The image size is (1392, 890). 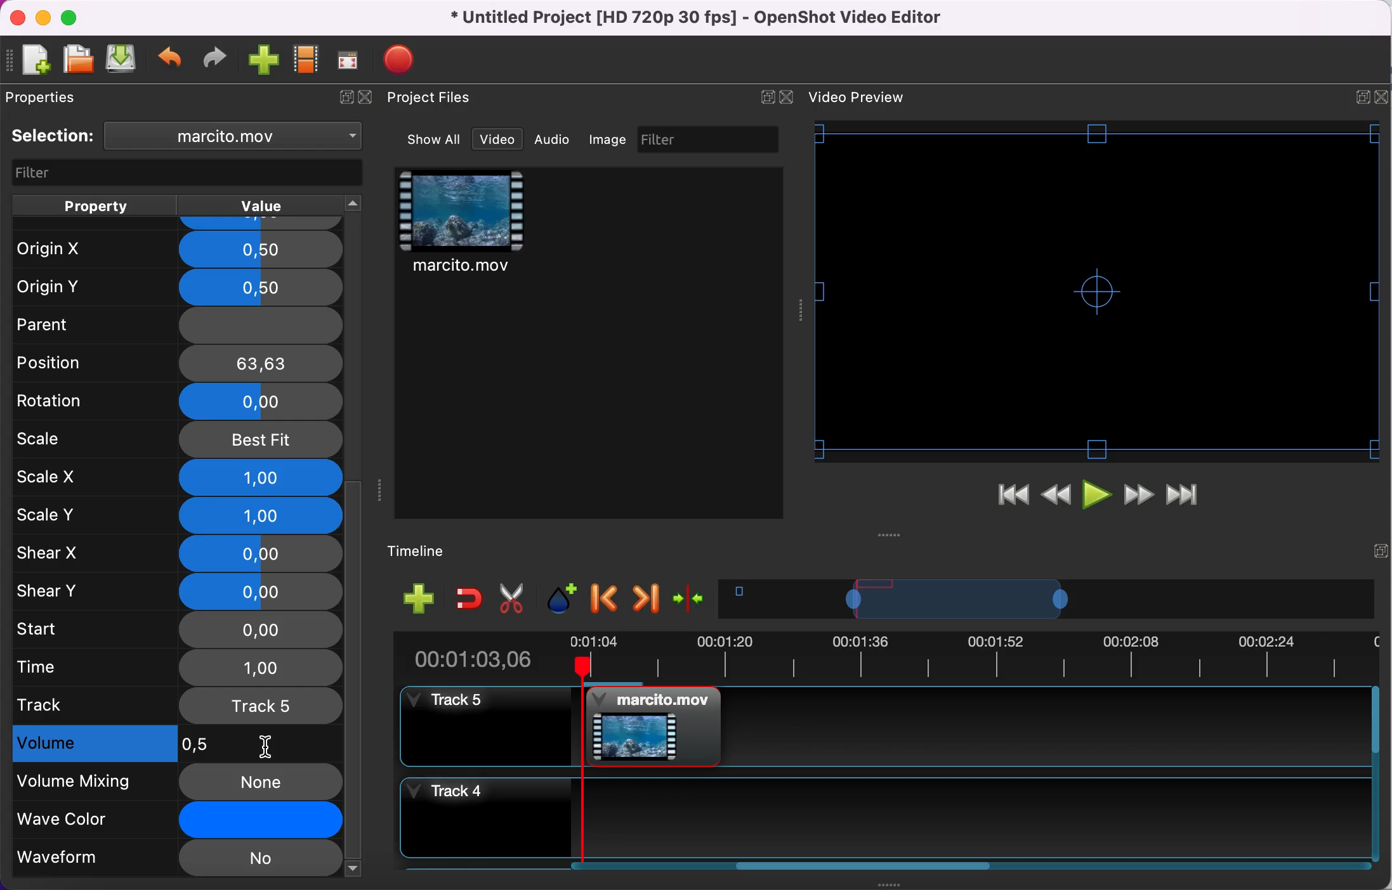 I want to click on Close, so click(x=785, y=97).